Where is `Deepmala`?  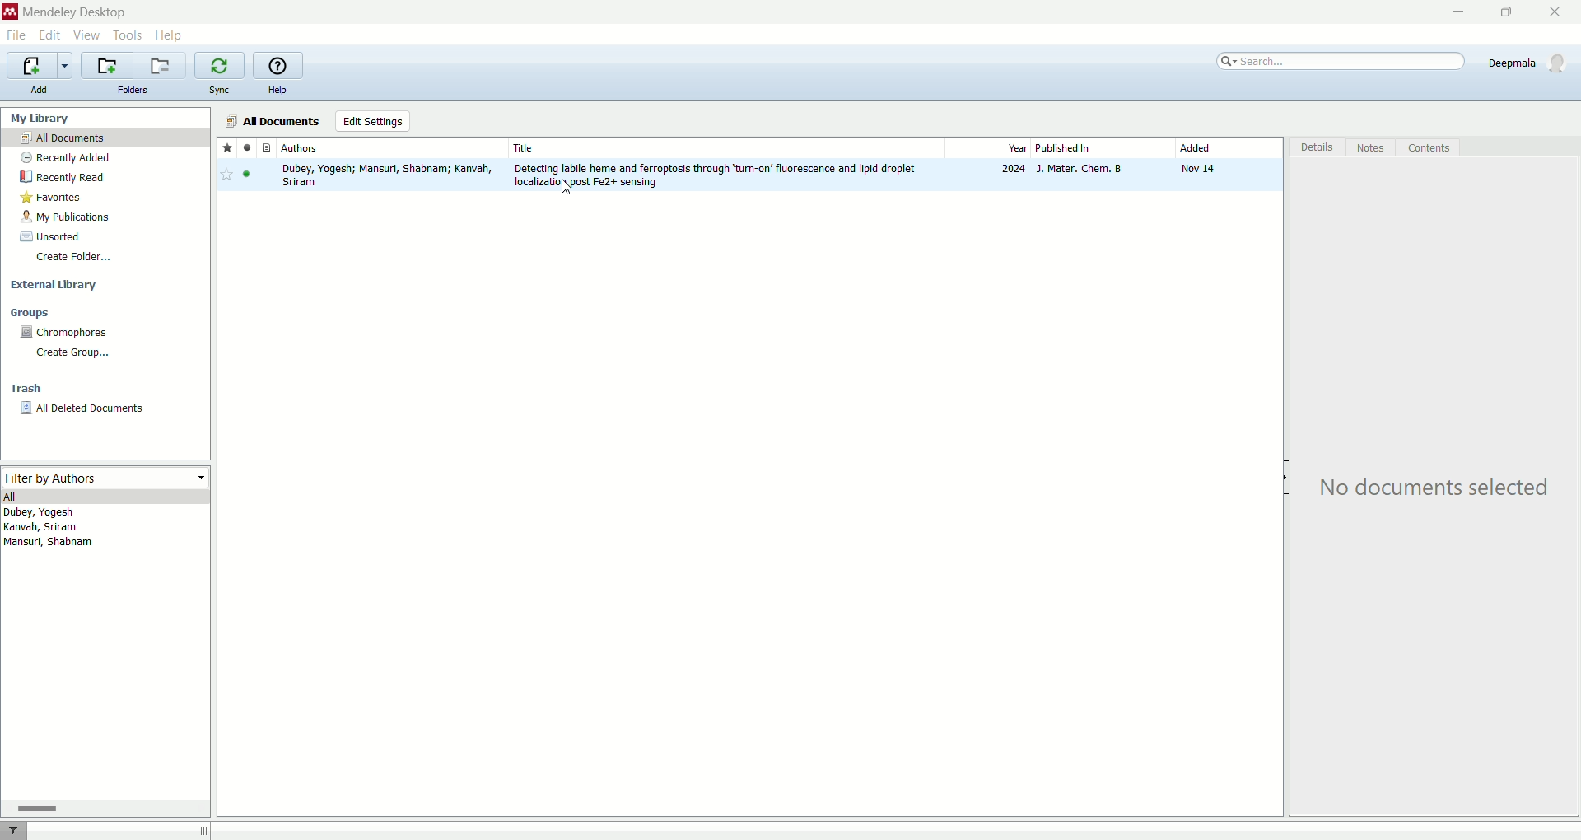
Deepmala is located at coordinates (1528, 60).